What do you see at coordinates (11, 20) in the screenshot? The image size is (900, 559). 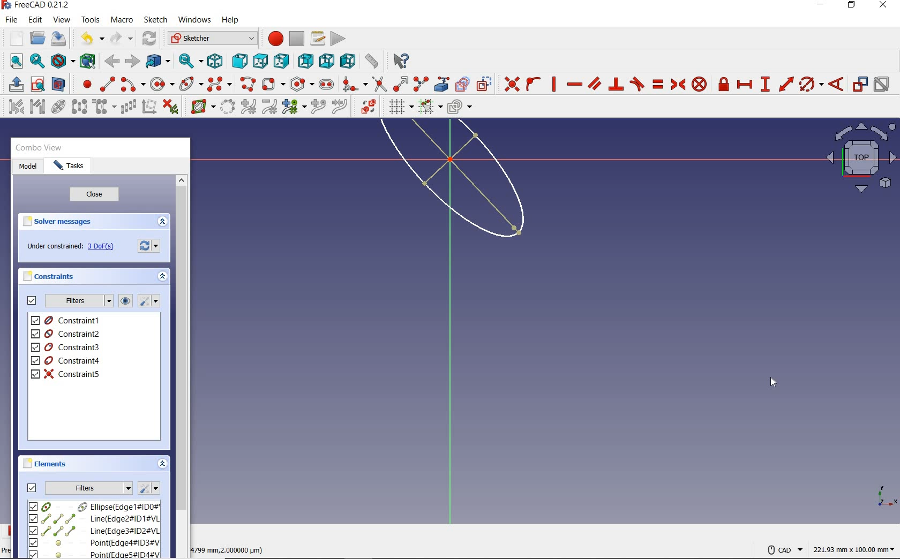 I see `file` at bounding box center [11, 20].